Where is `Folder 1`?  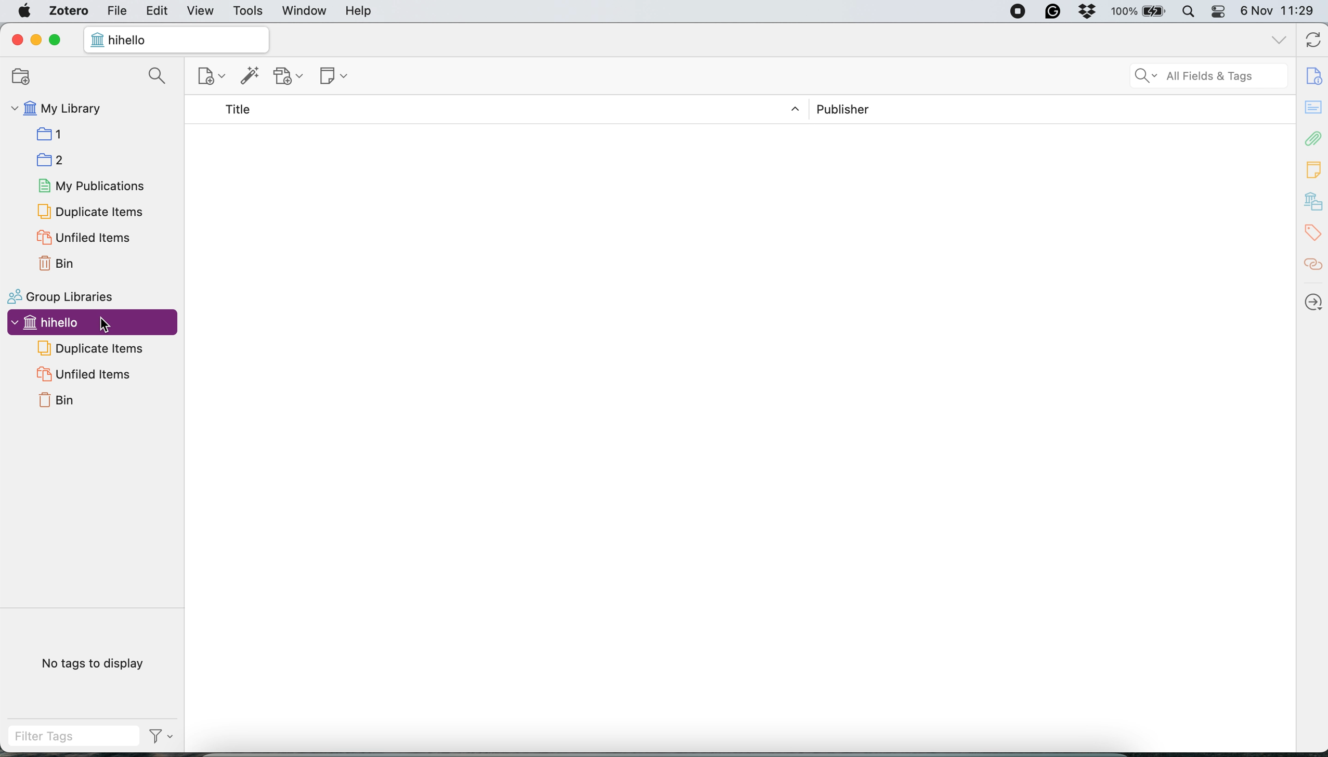
Folder 1 is located at coordinates (53, 135).